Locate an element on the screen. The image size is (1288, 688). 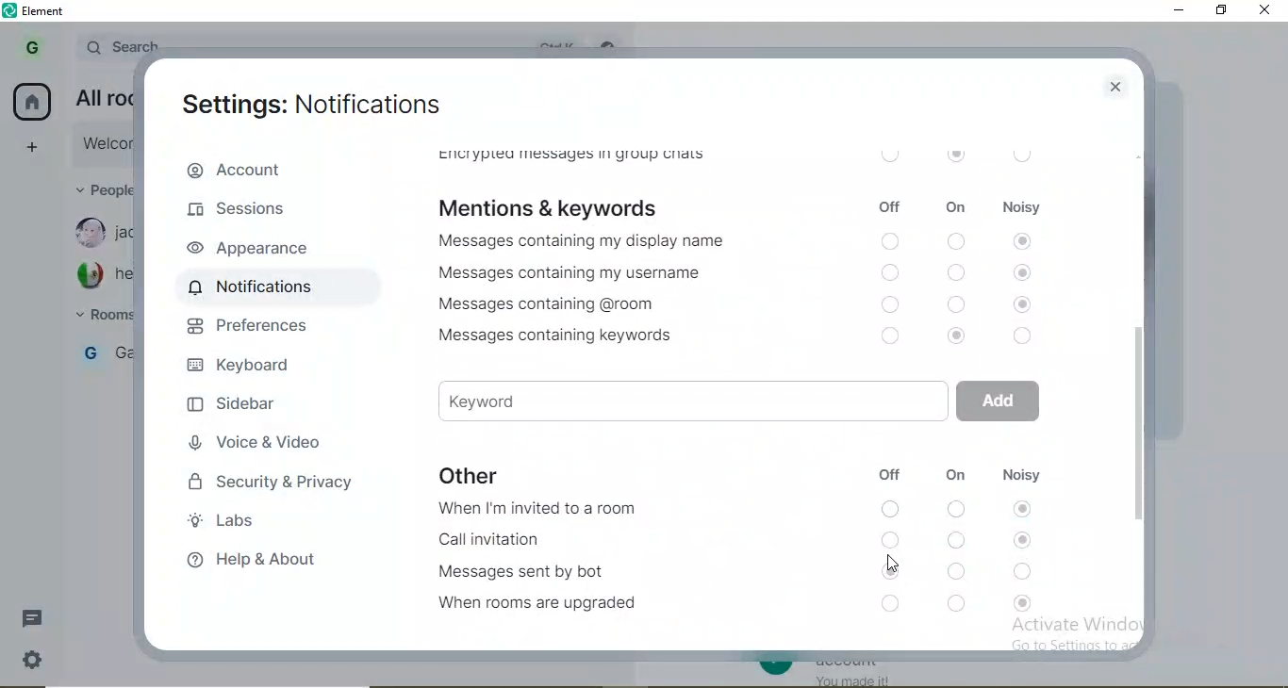
switch off is located at coordinates (958, 273).